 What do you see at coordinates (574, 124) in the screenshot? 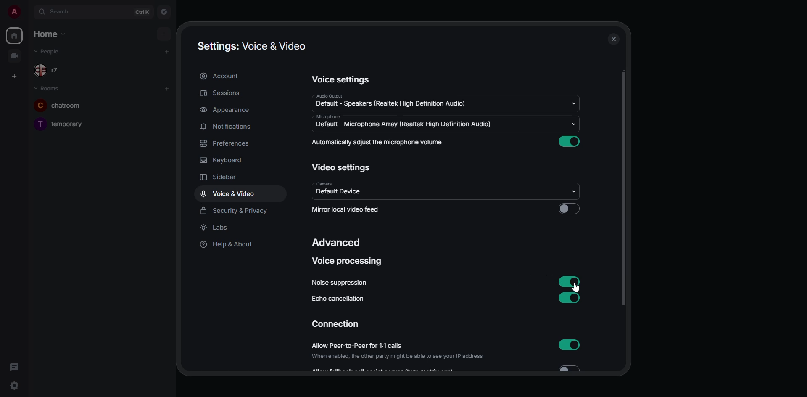
I see `drop down` at bounding box center [574, 124].